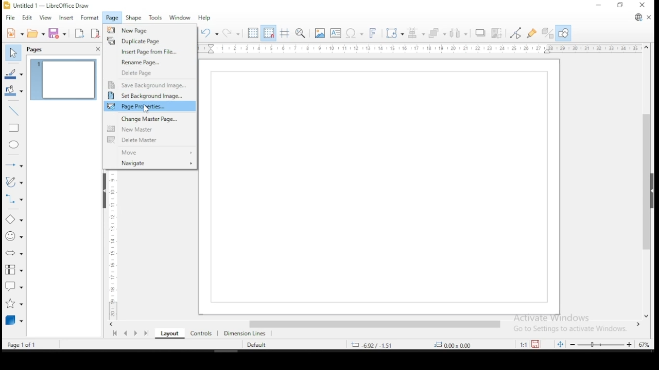 This screenshot has height=370, width=659. Describe the element at coordinates (13, 73) in the screenshot. I see `line color` at that location.